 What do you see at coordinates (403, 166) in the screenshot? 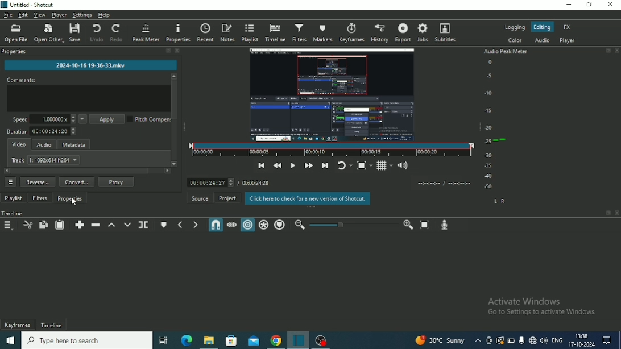
I see `Show the volume control` at bounding box center [403, 166].